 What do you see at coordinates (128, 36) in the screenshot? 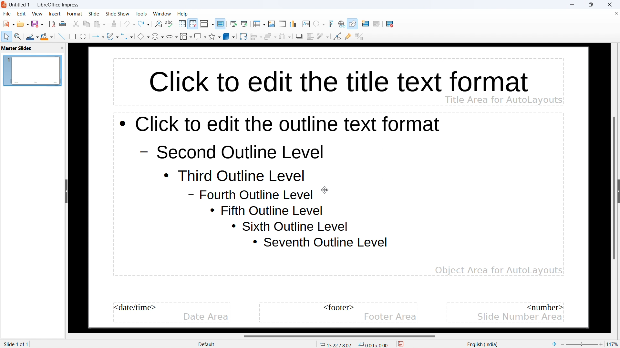
I see `connectors` at bounding box center [128, 36].